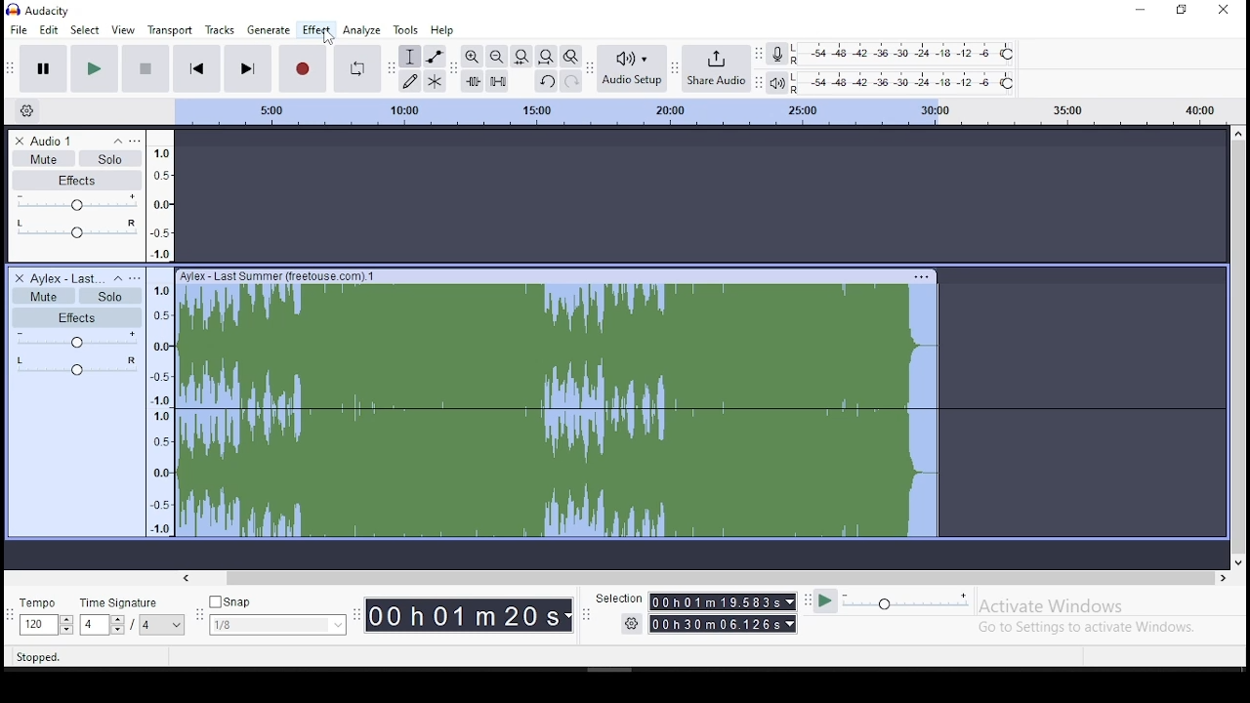 The height and width of the screenshot is (703, 1250). I want to click on tools, so click(406, 30).